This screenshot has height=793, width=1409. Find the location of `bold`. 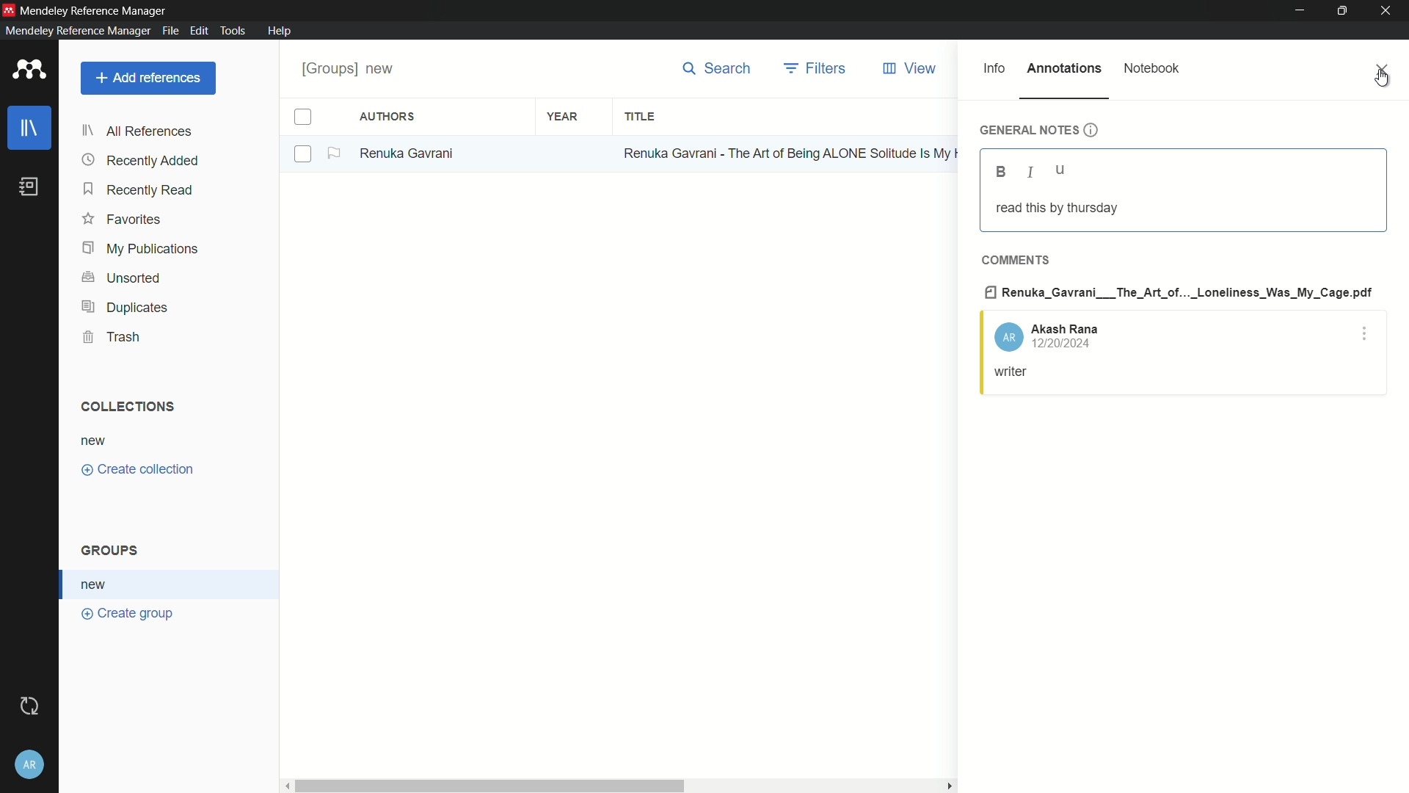

bold is located at coordinates (1001, 172).